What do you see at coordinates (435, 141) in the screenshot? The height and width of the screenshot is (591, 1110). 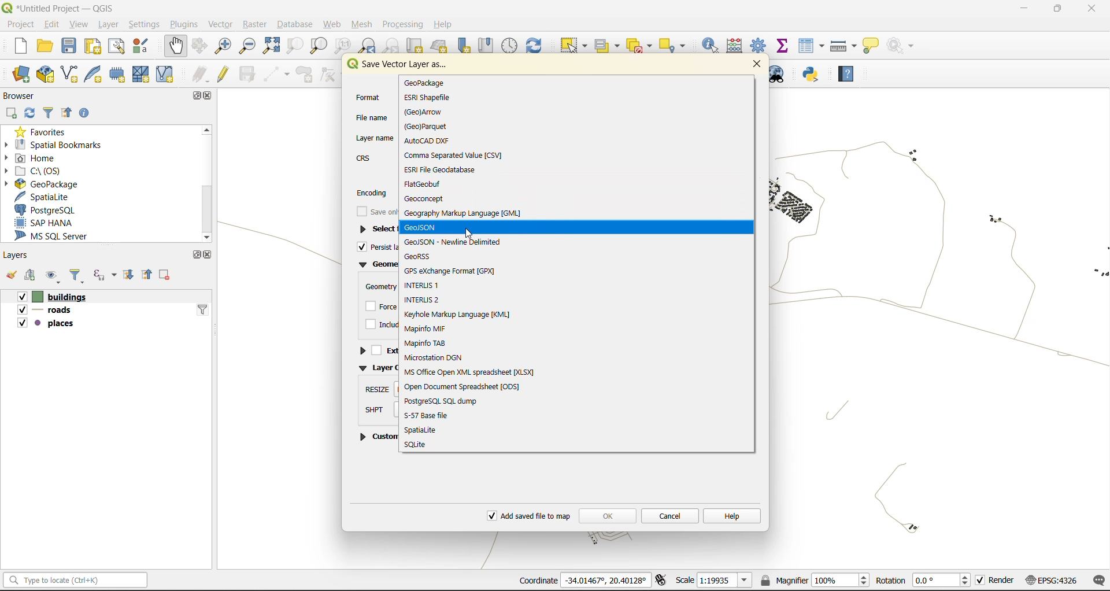 I see `autocad` at bounding box center [435, 141].